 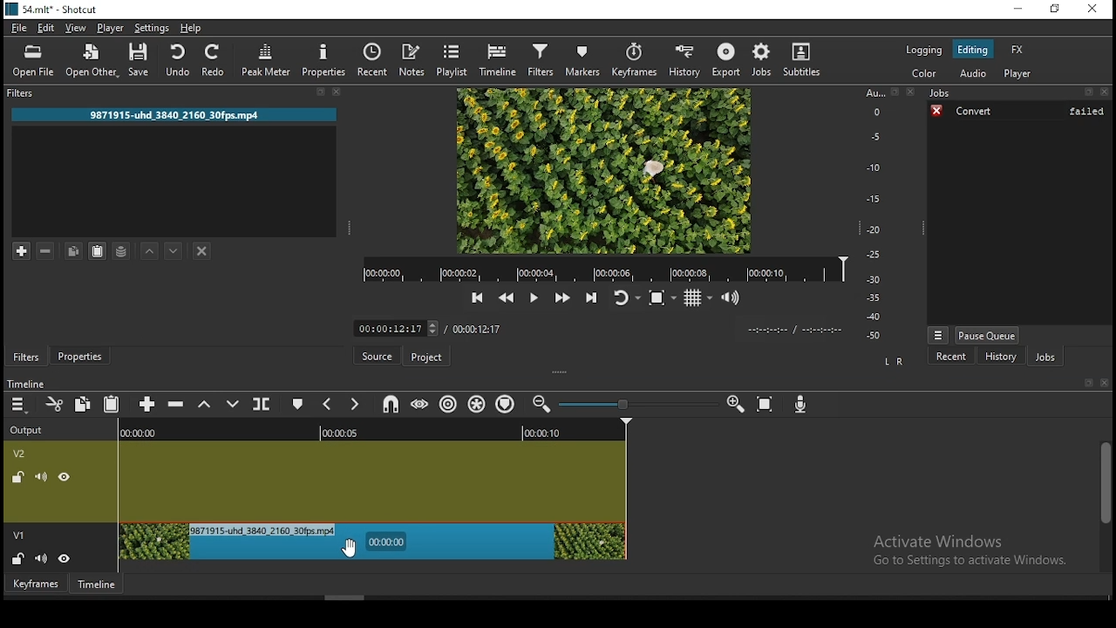 I want to click on history, so click(x=686, y=58).